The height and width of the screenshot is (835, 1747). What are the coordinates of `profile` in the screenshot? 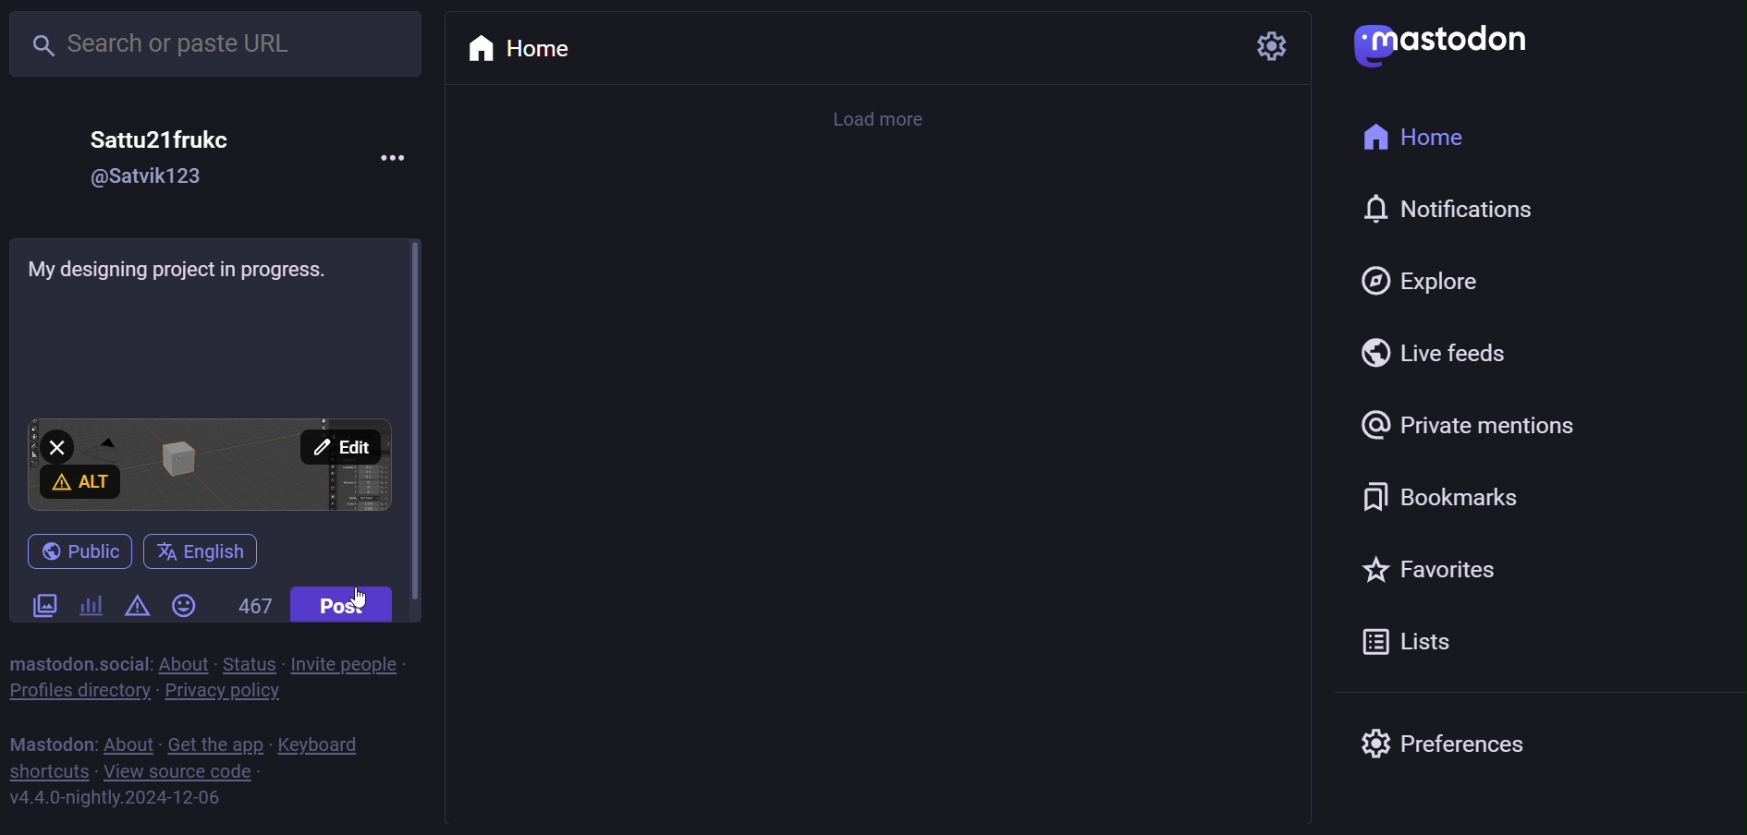 It's located at (76, 693).